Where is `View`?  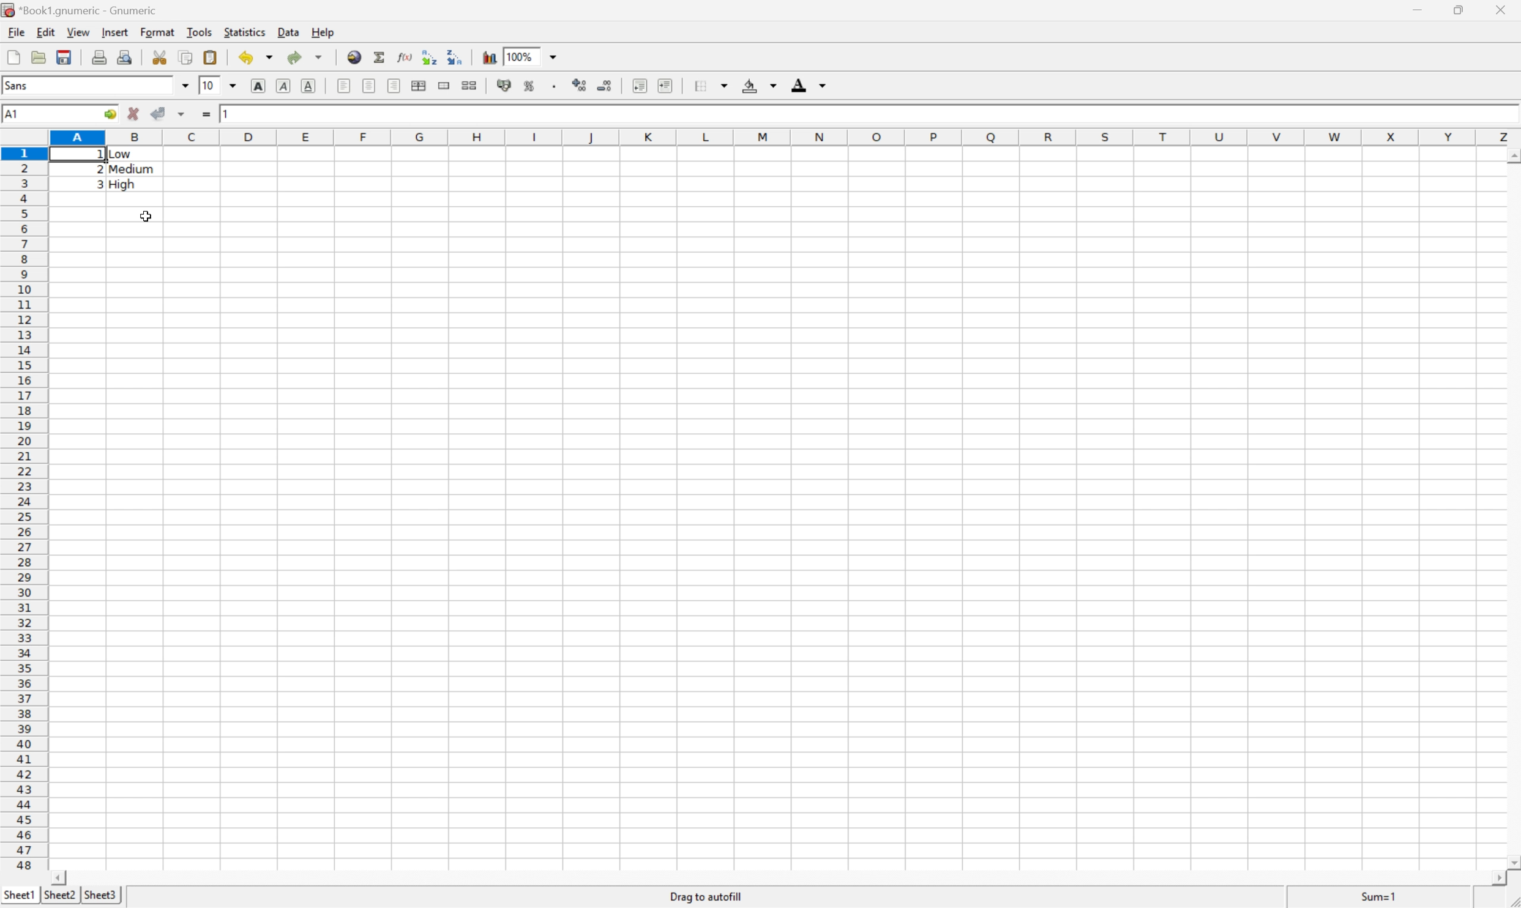
View is located at coordinates (76, 31).